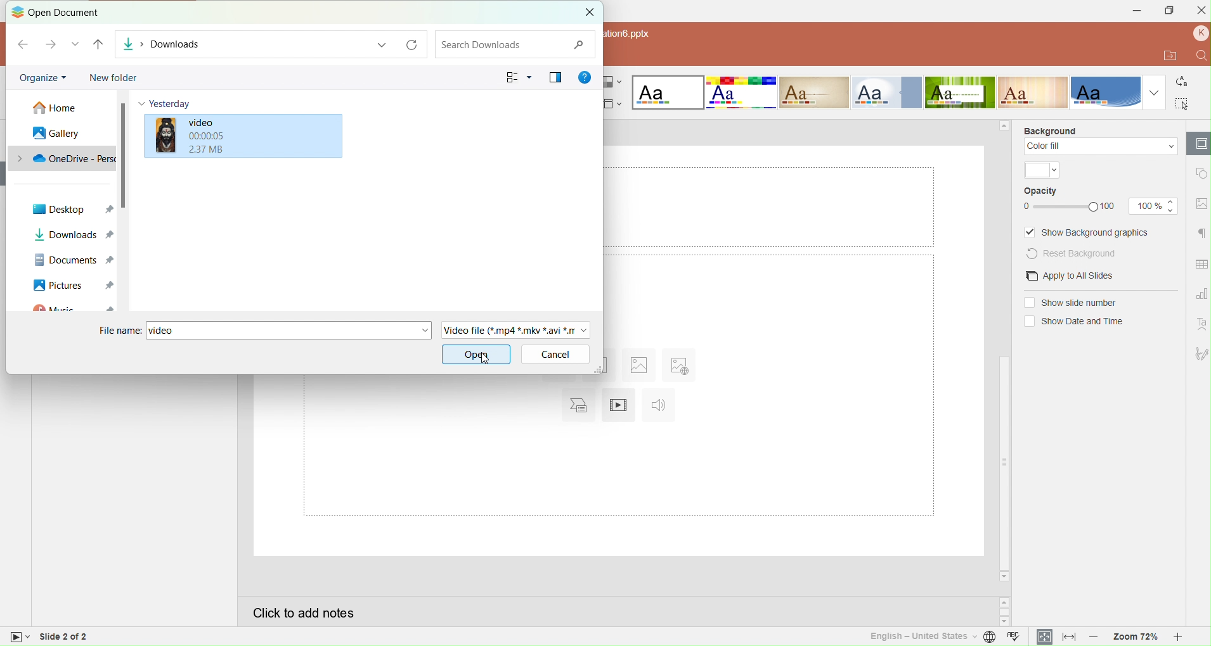 The image size is (1211, 646). I want to click on Image setting, so click(1200, 203).